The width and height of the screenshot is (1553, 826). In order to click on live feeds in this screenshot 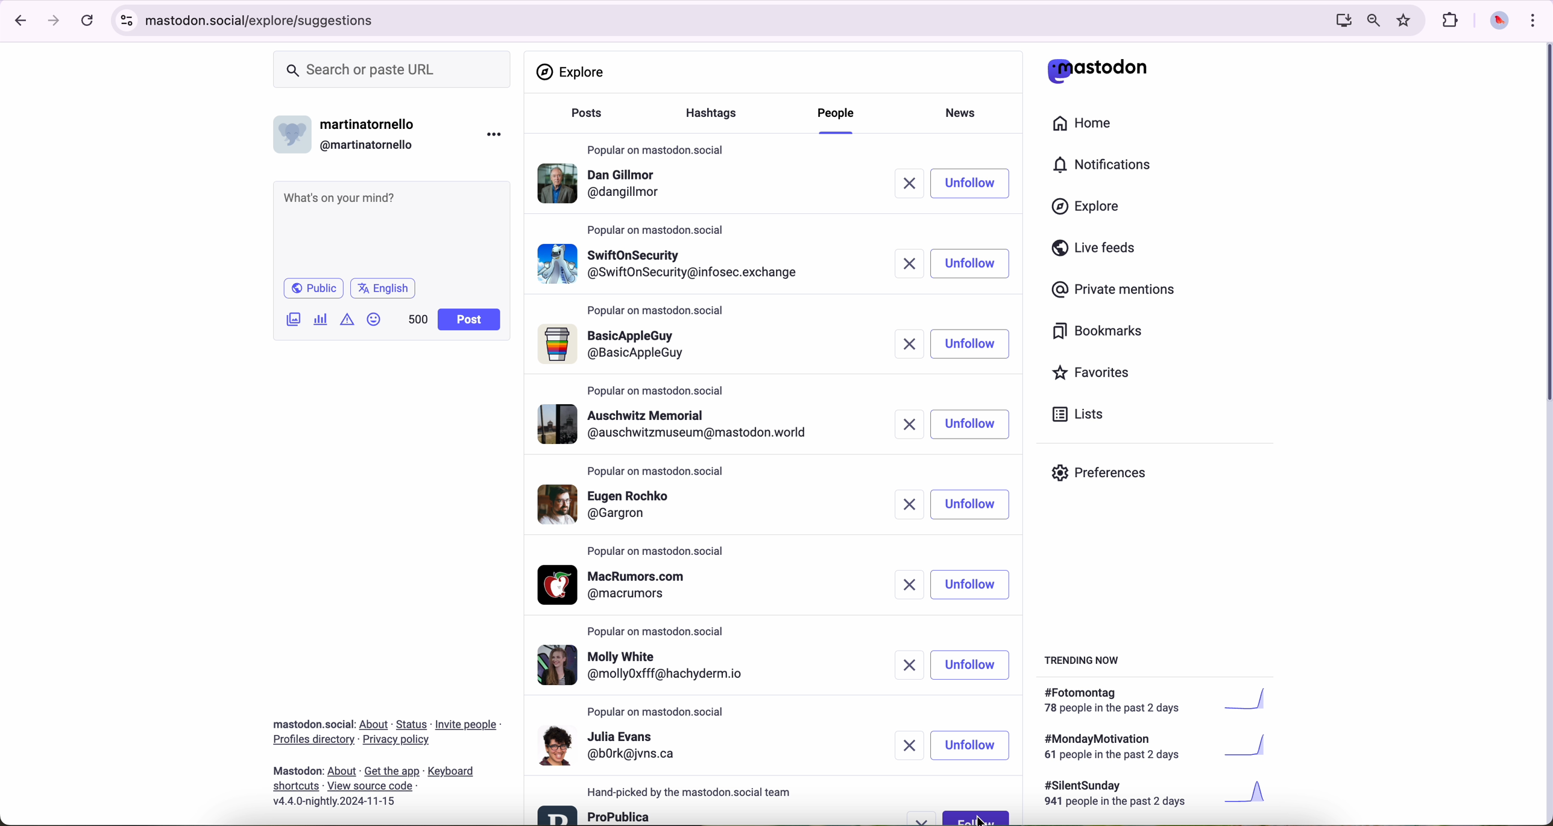, I will do `click(1098, 251)`.